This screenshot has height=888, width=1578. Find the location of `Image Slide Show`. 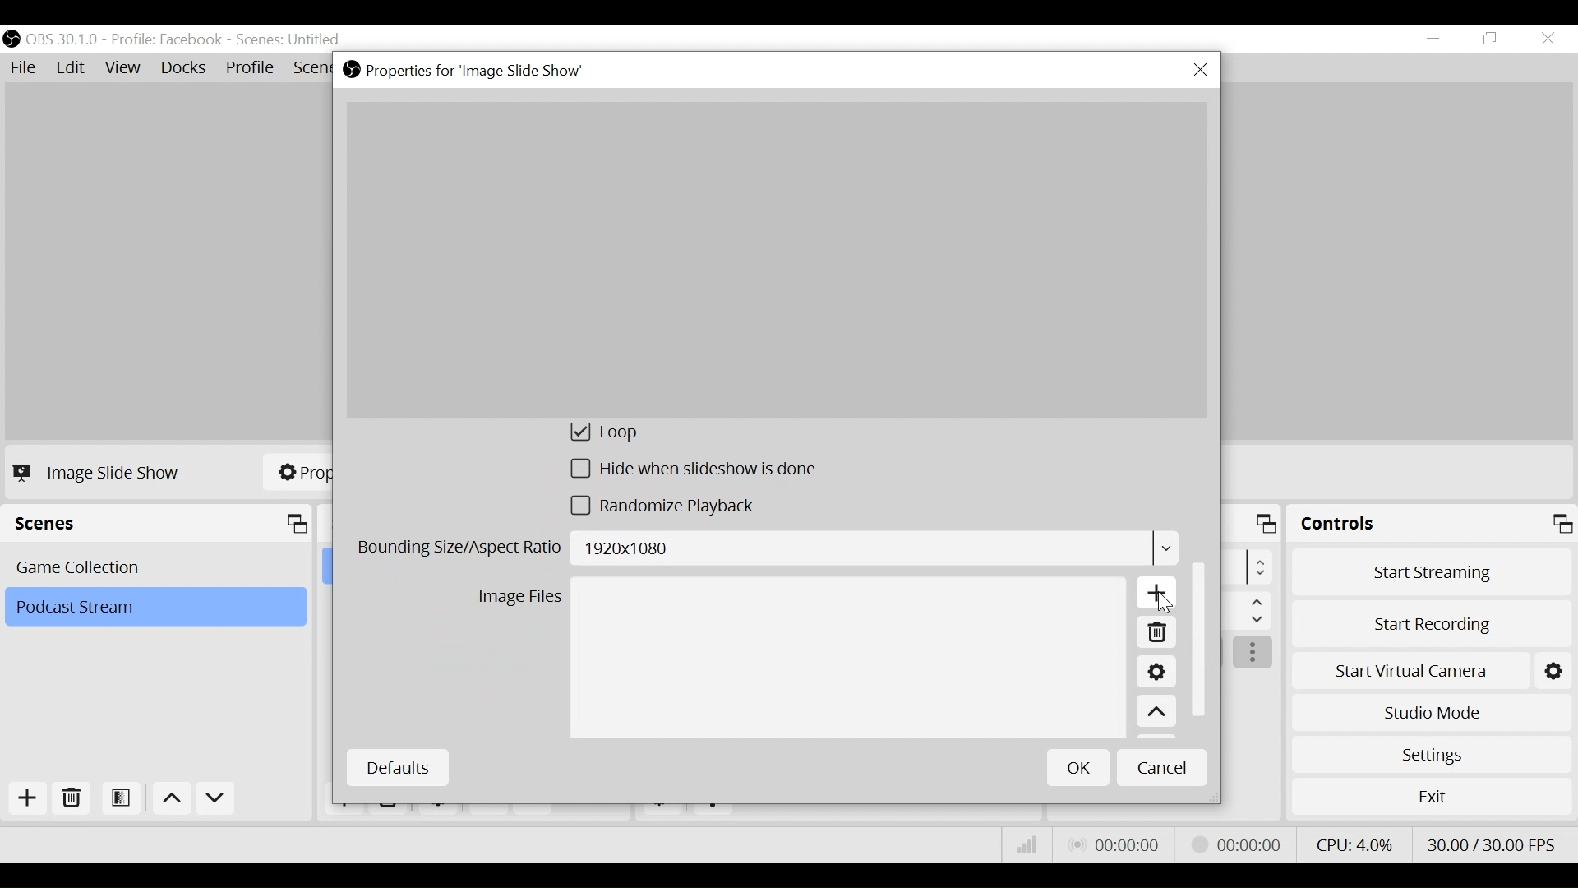

Image Slide Show is located at coordinates (100, 472).